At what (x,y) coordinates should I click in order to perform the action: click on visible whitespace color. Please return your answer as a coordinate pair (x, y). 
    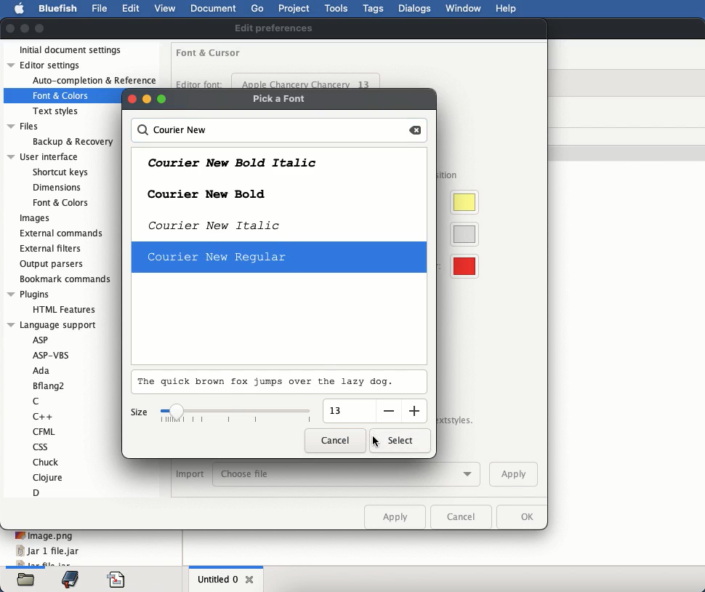
    Looking at the image, I should click on (466, 265).